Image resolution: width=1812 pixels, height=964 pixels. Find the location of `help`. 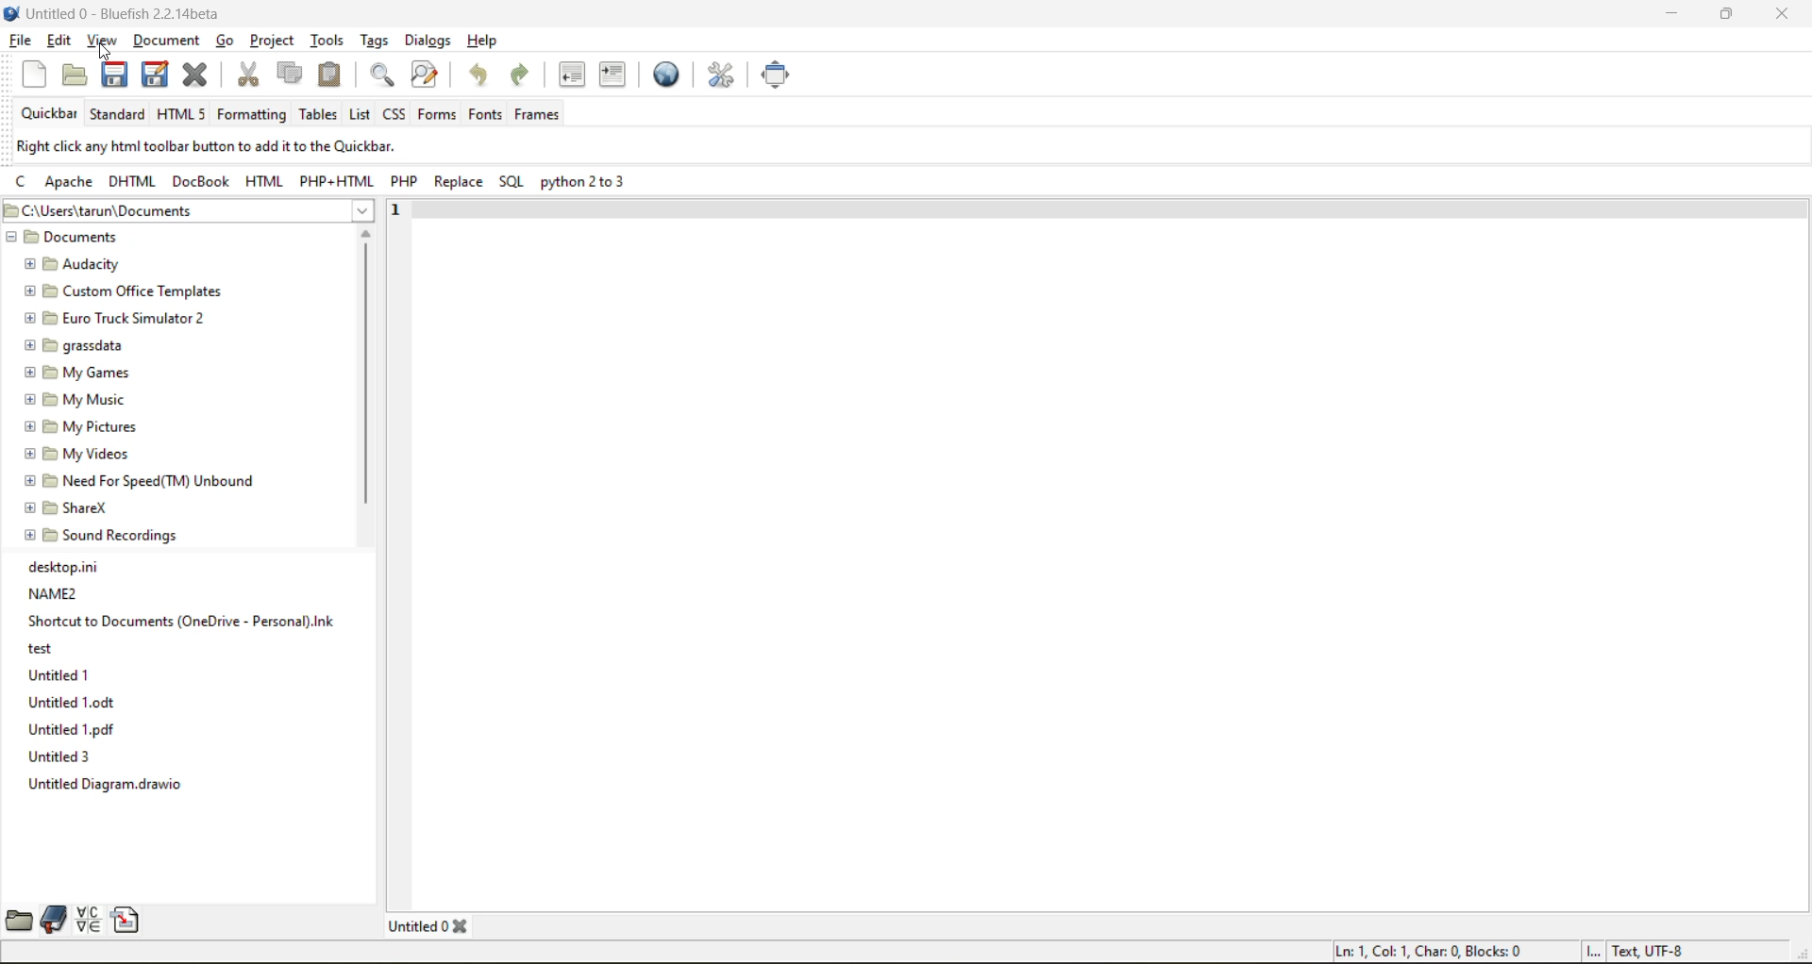

help is located at coordinates (482, 41).